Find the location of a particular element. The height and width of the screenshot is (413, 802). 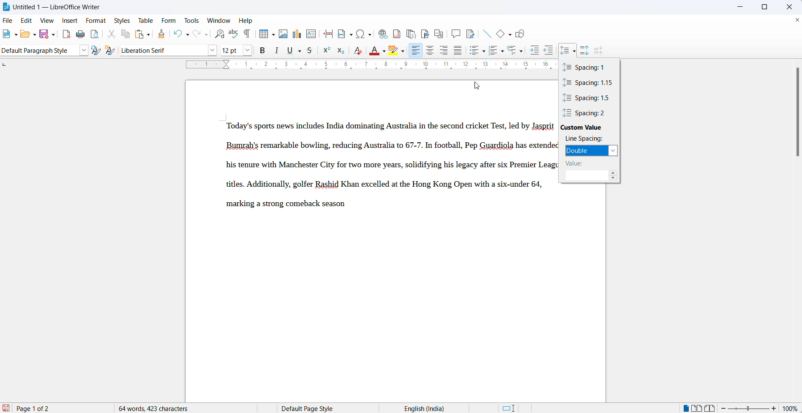

scaling is located at coordinates (366, 67).